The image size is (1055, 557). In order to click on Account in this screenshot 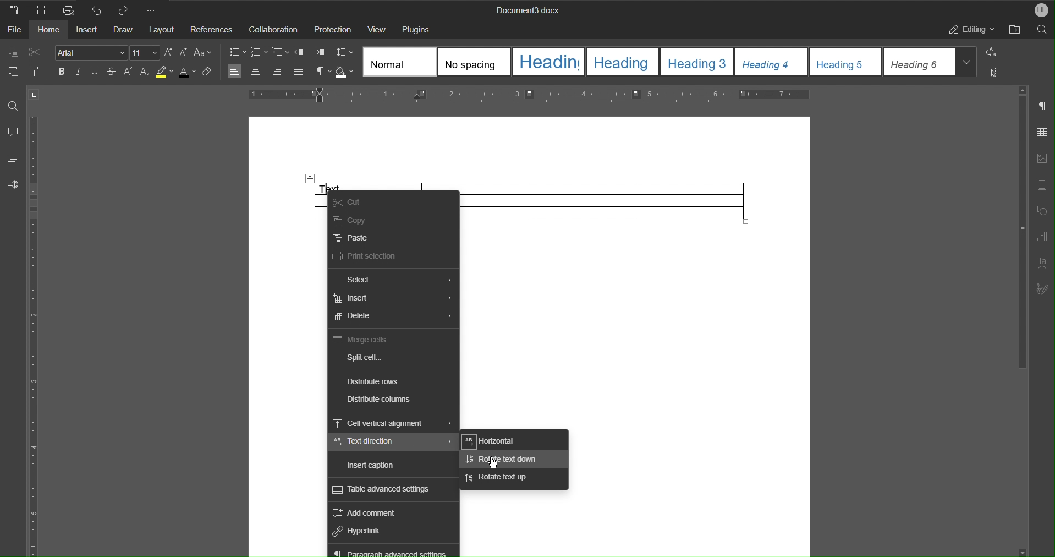, I will do `click(1039, 9)`.